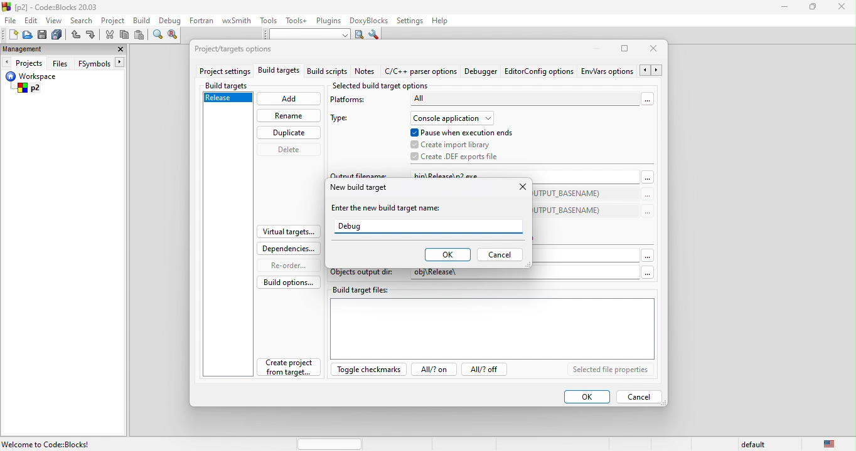 The image size is (856, 451). I want to click on horizontal scroll bar, so click(331, 443).